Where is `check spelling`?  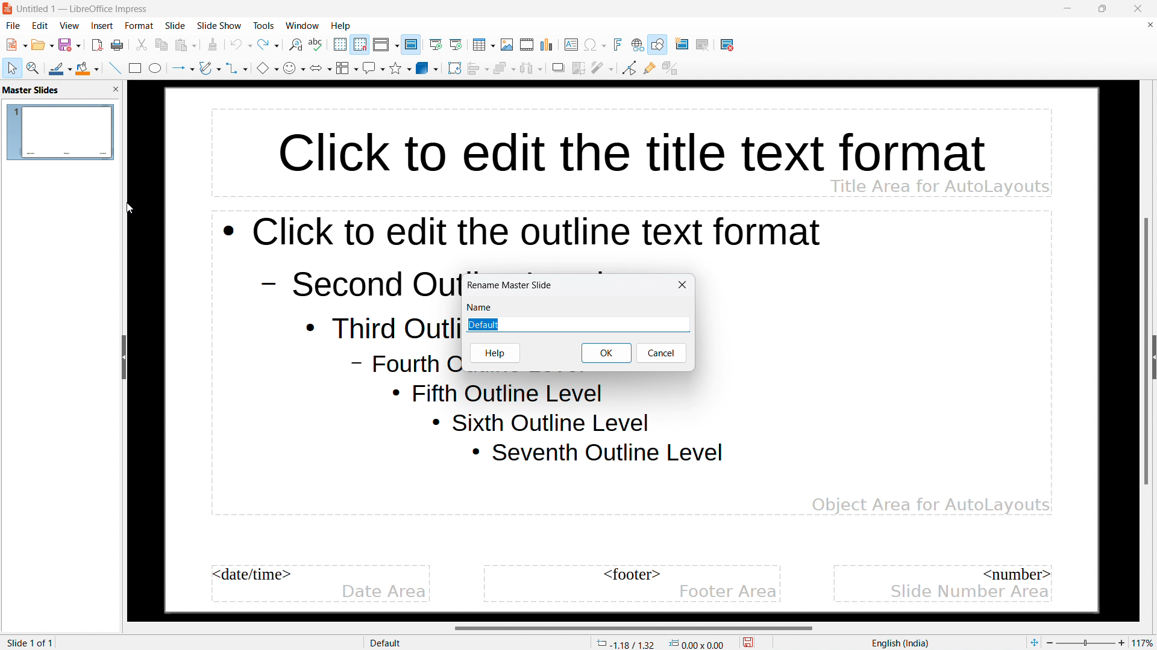
check spelling is located at coordinates (318, 45).